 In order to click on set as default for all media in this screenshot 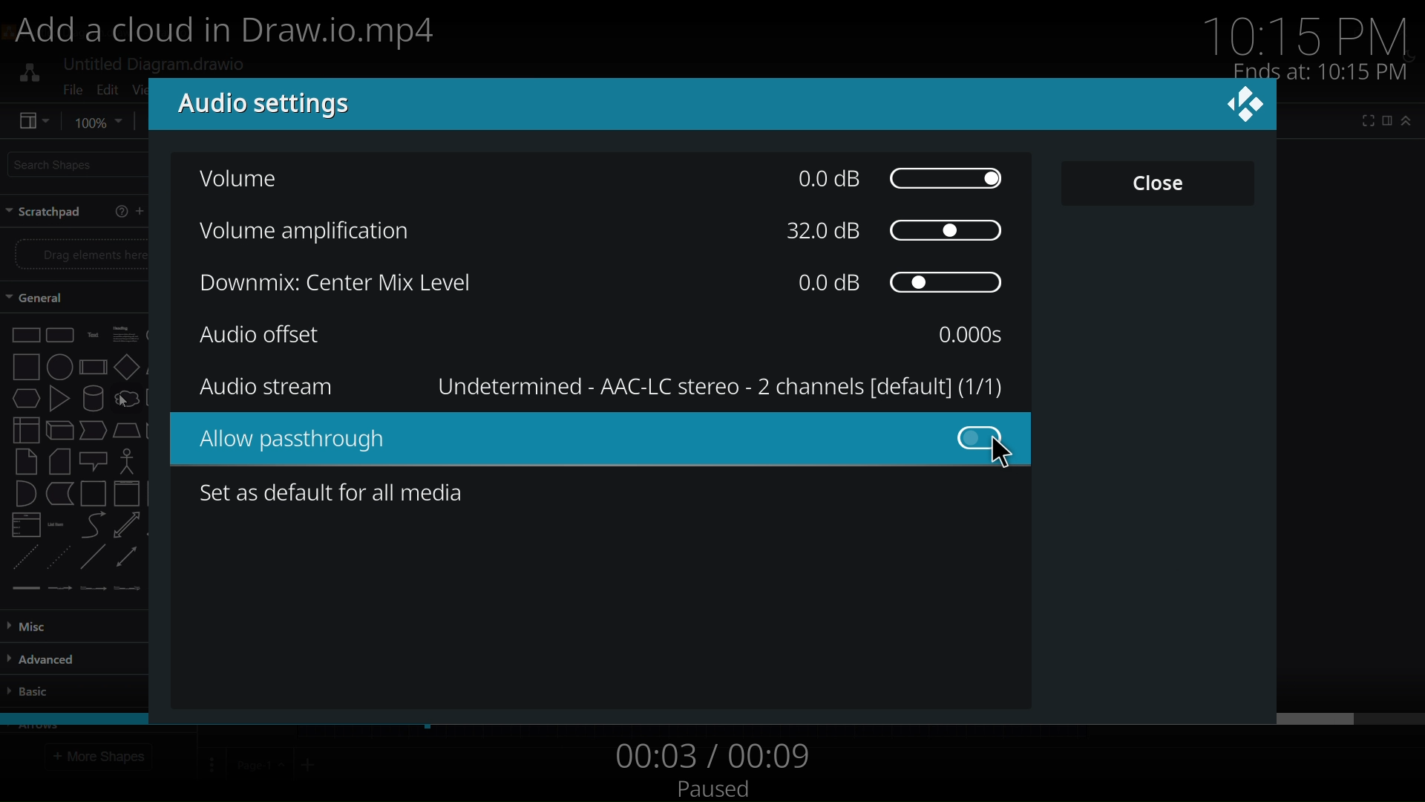, I will do `click(334, 492)`.